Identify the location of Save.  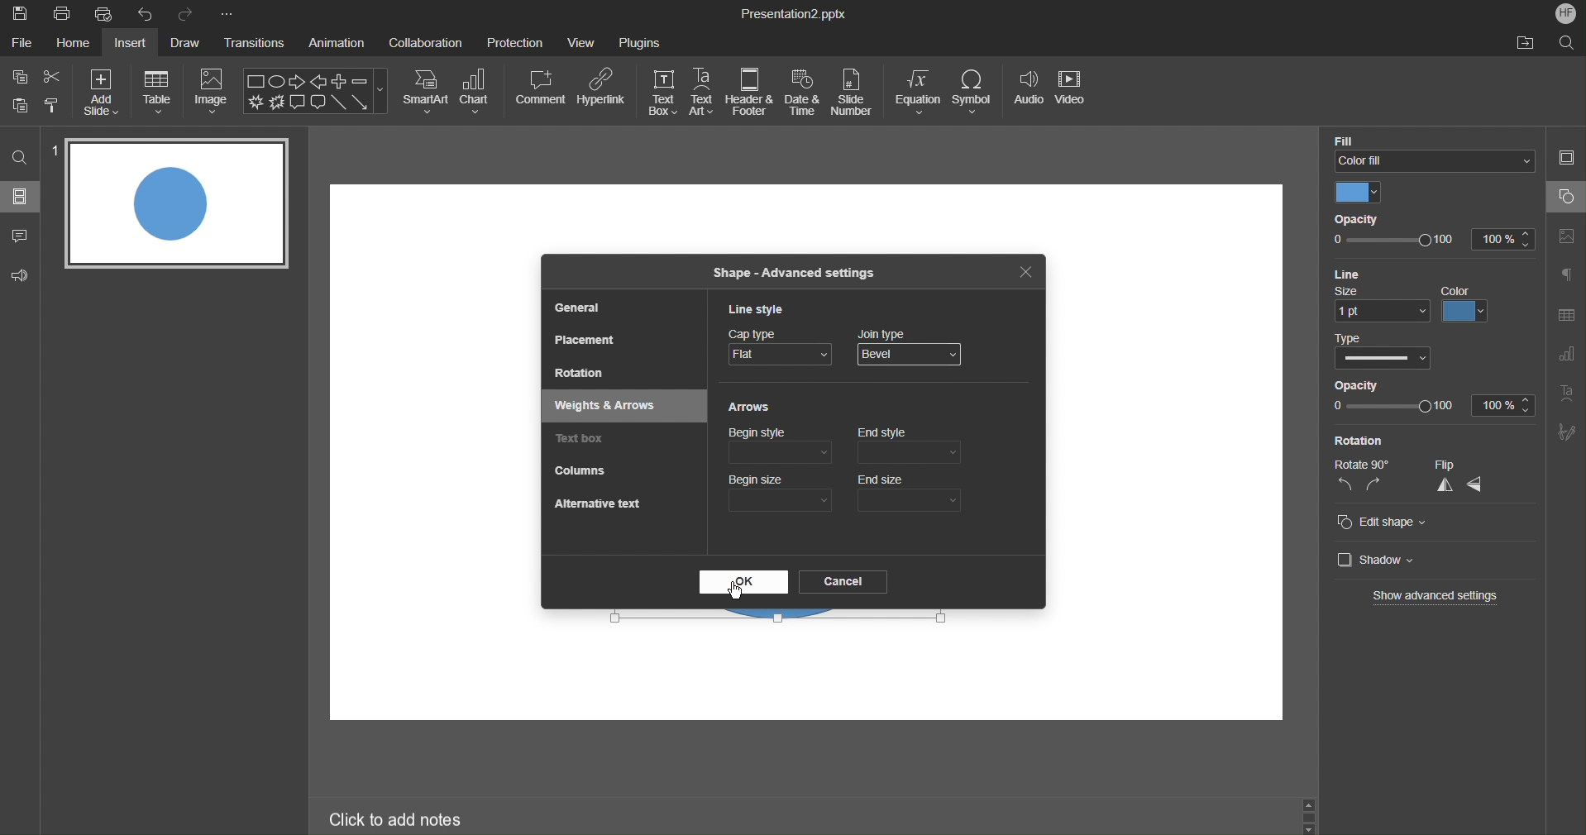
(19, 14).